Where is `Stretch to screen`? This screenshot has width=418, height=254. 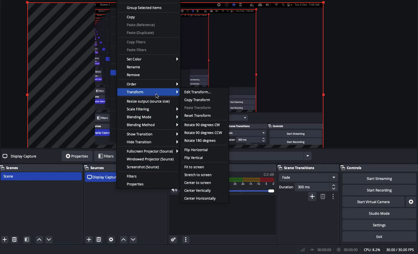
Stretch to screen is located at coordinates (198, 176).